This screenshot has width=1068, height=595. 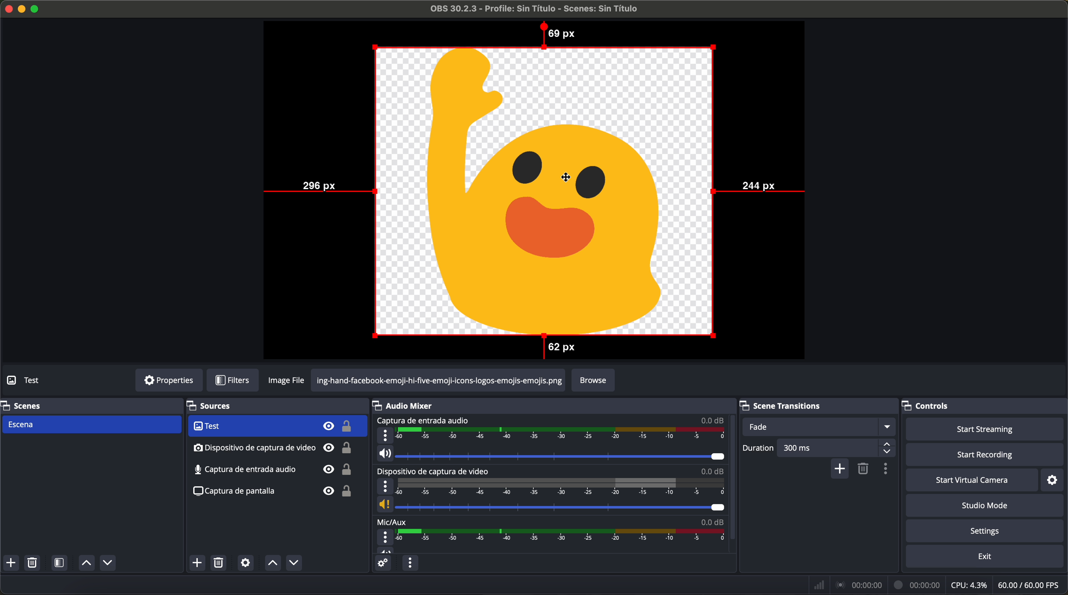 What do you see at coordinates (11, 563) in the screenshot?
I see `add scene` at bounding box center [11, 563].